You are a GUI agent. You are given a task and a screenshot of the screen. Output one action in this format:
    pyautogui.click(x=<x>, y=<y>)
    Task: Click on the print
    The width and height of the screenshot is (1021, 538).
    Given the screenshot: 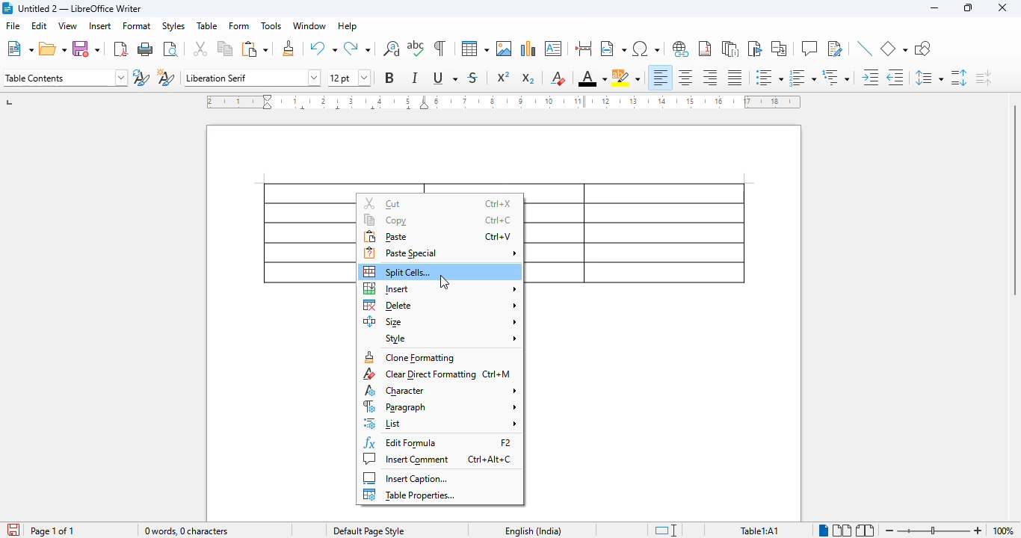 What is the action you would take?
    pyautogui.click(x=145, y=49)
    